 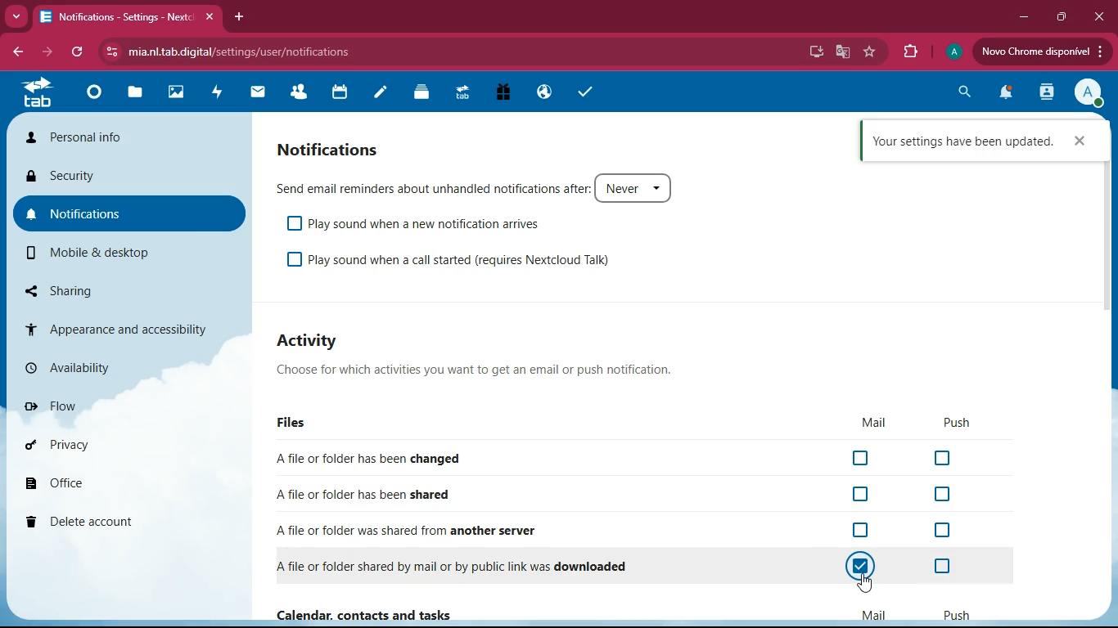 I want to click on office, so click(x=97, y=478).